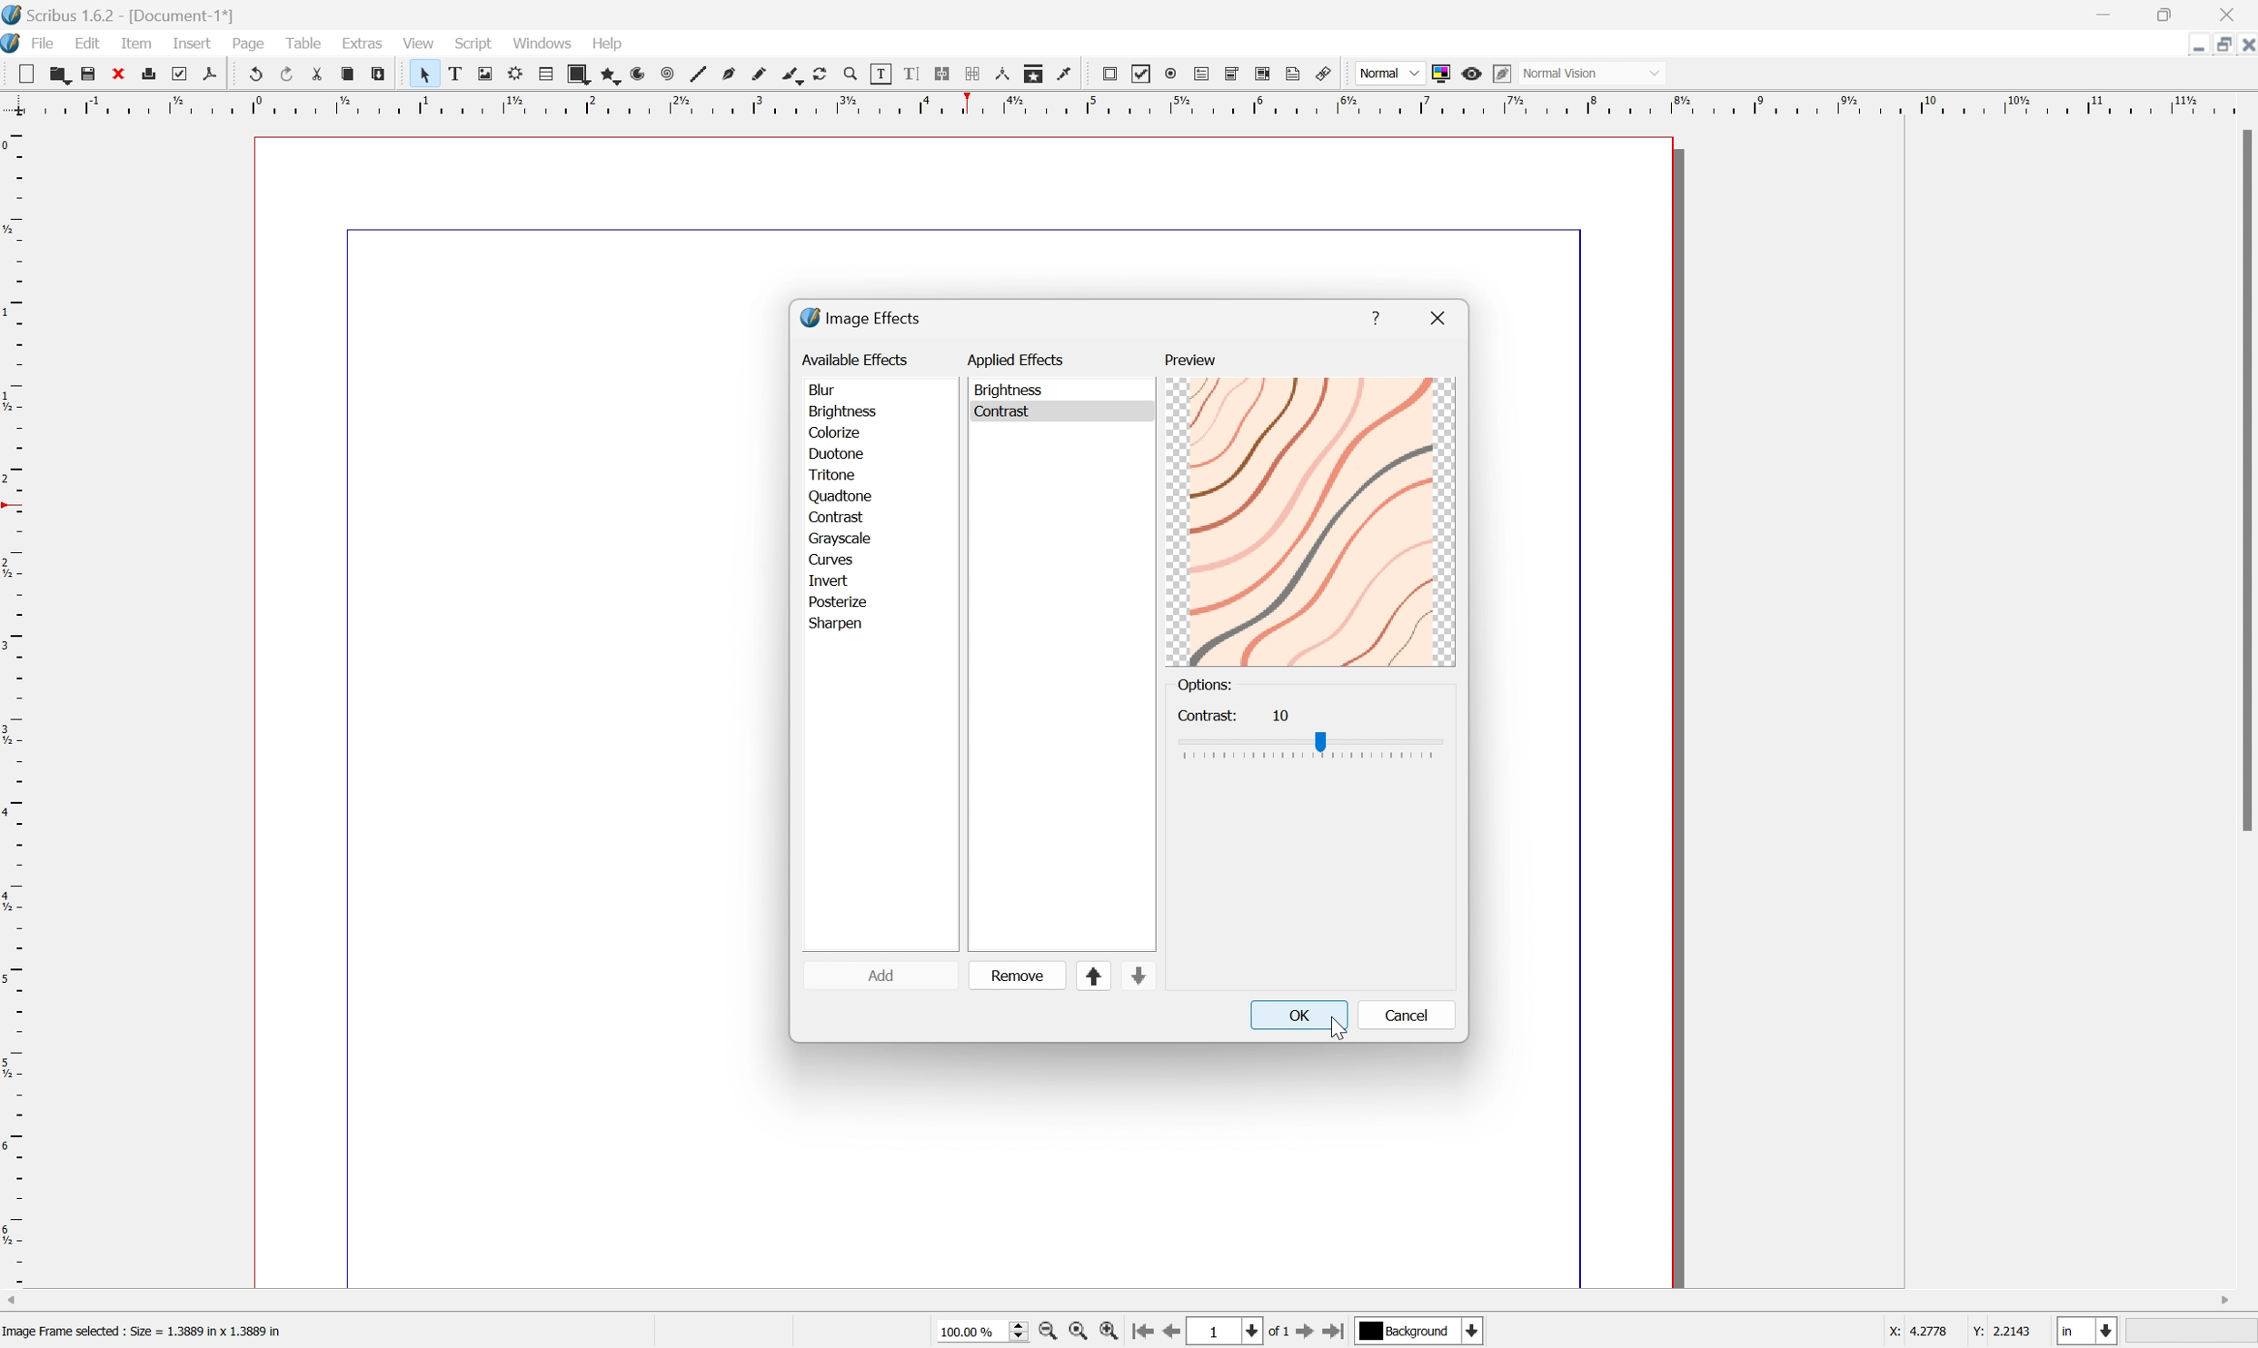 The width and height of the screenshot is (2258, 1348). I want to click on Zoom Out, so click(1047, 1333).